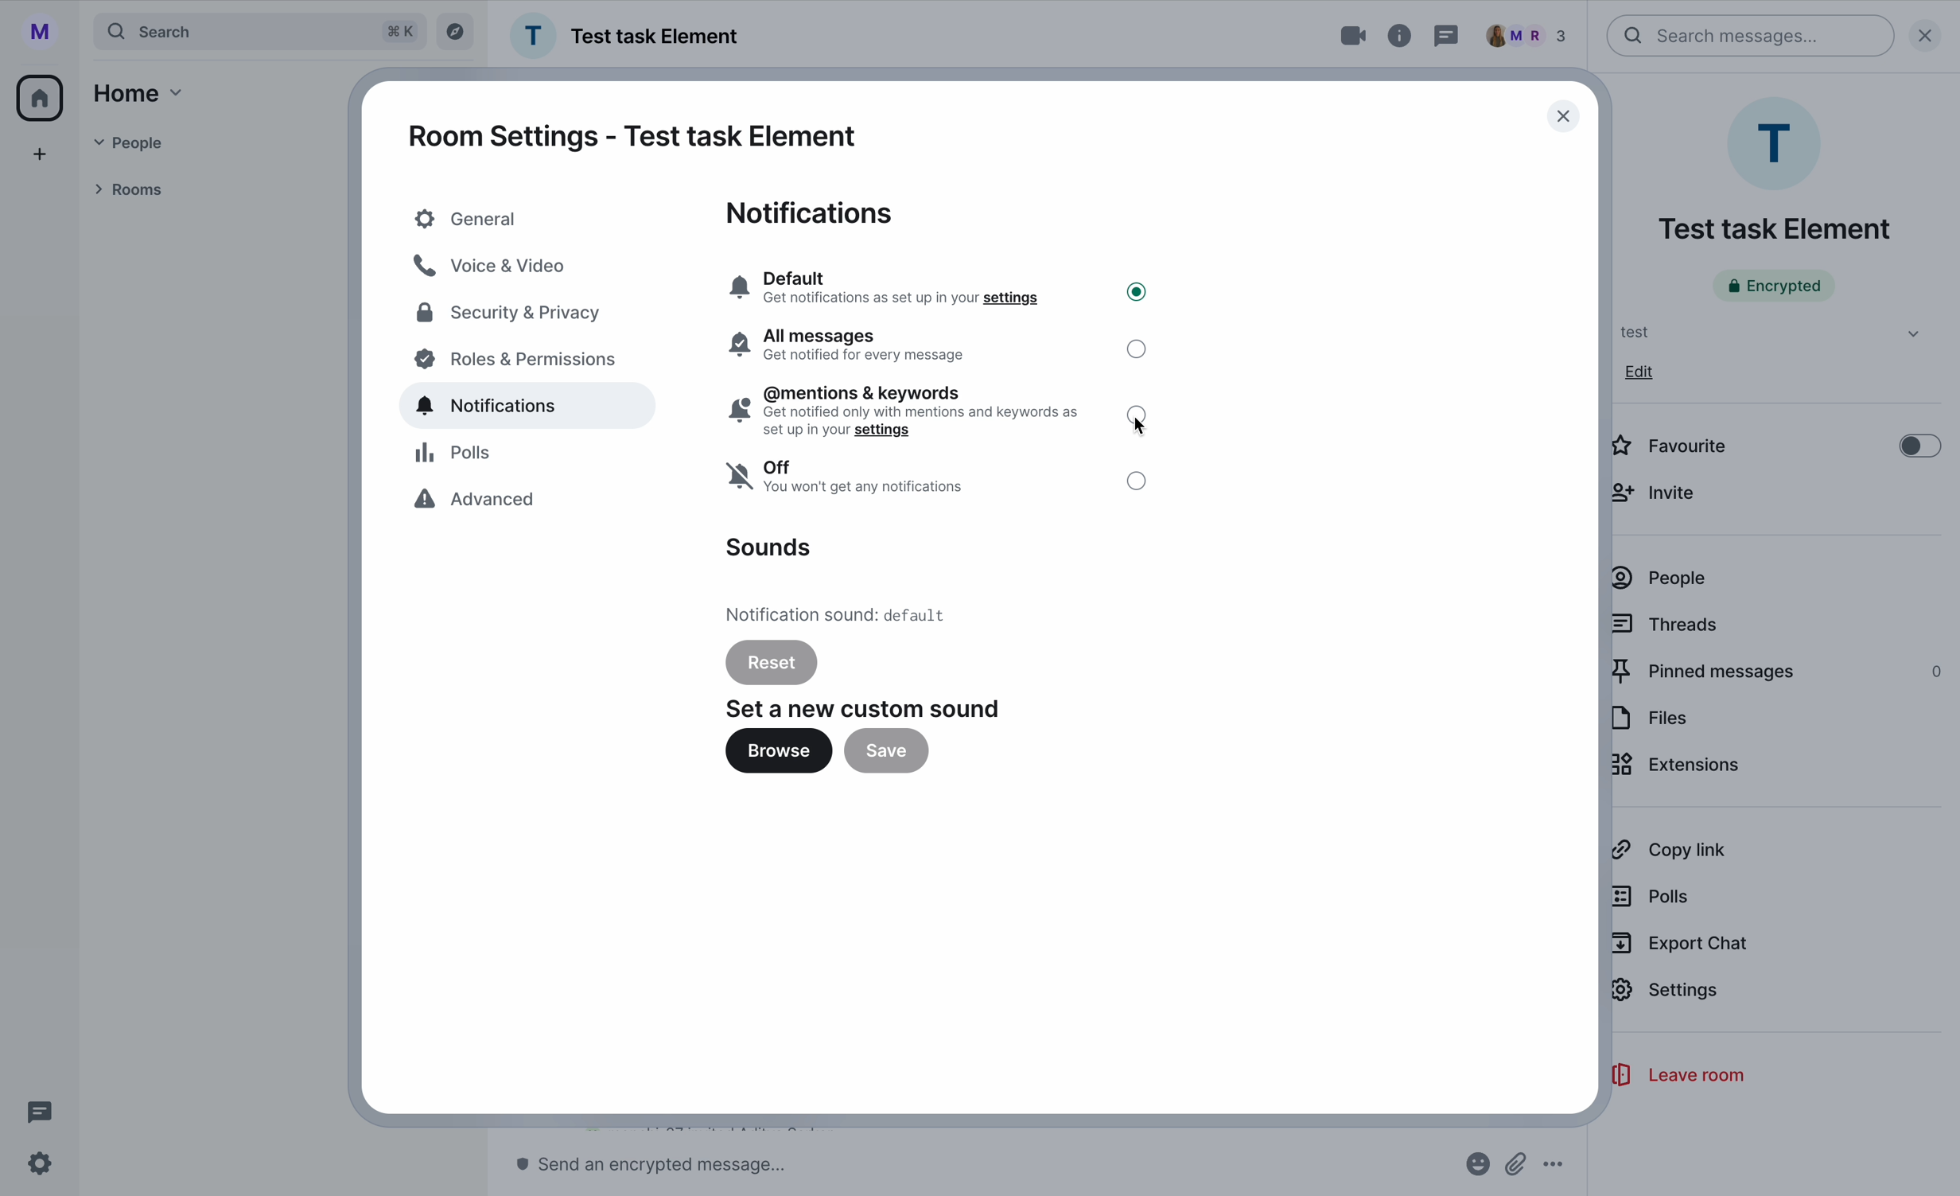 This screenshot has height=1196, width=1960. Describe the element at coordinates (1774, 229) in the screenshot. I see `name room` at that location.